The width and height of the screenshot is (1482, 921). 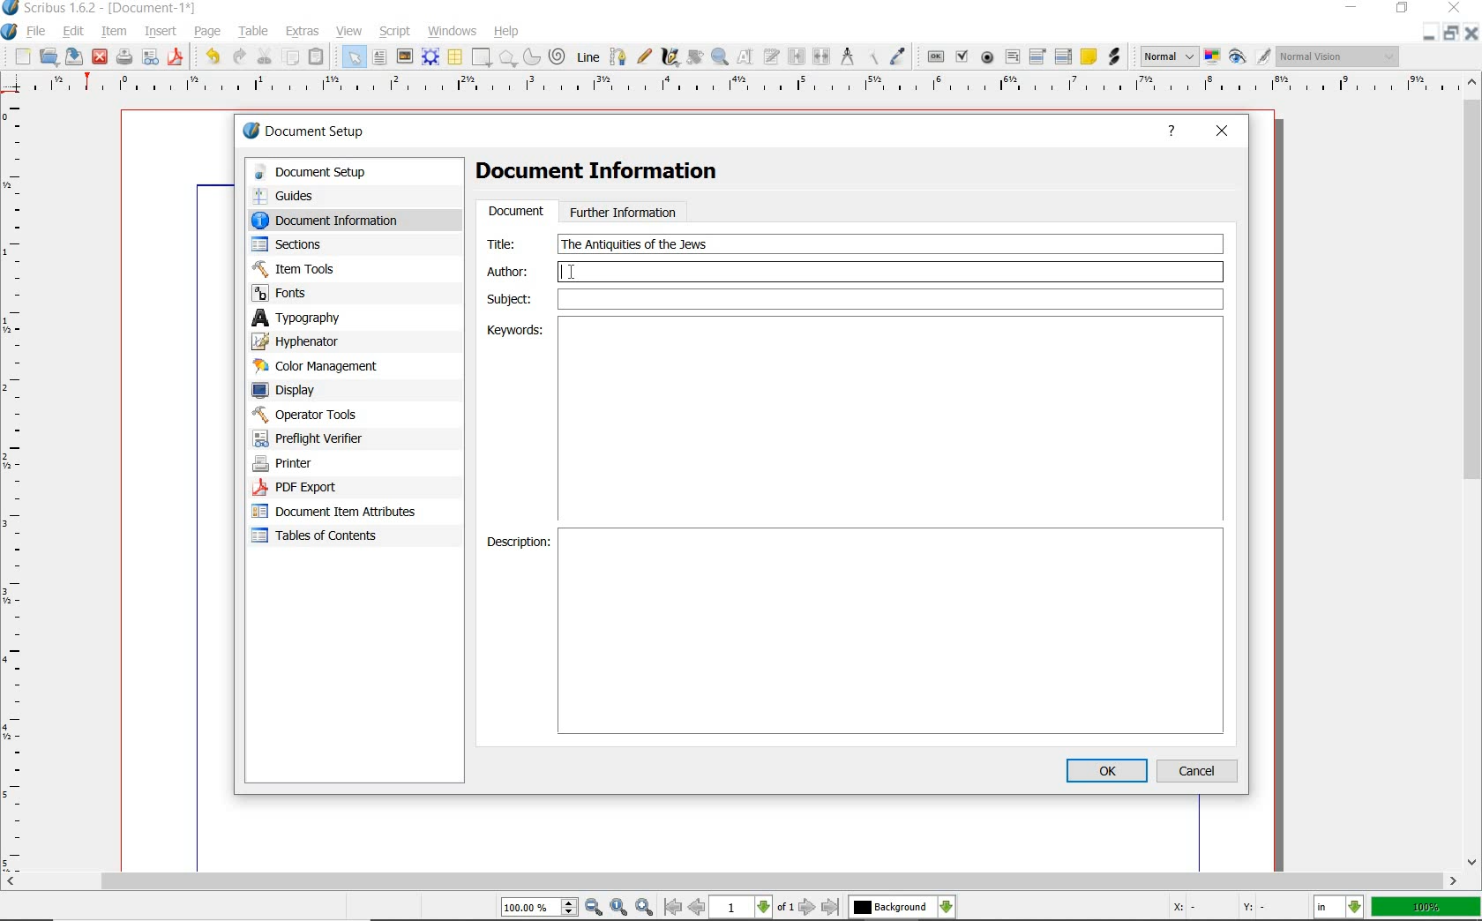 What do you see at coordinates (348, 31) in the screenshot?
I see `view` at bounding box center [348, 31].